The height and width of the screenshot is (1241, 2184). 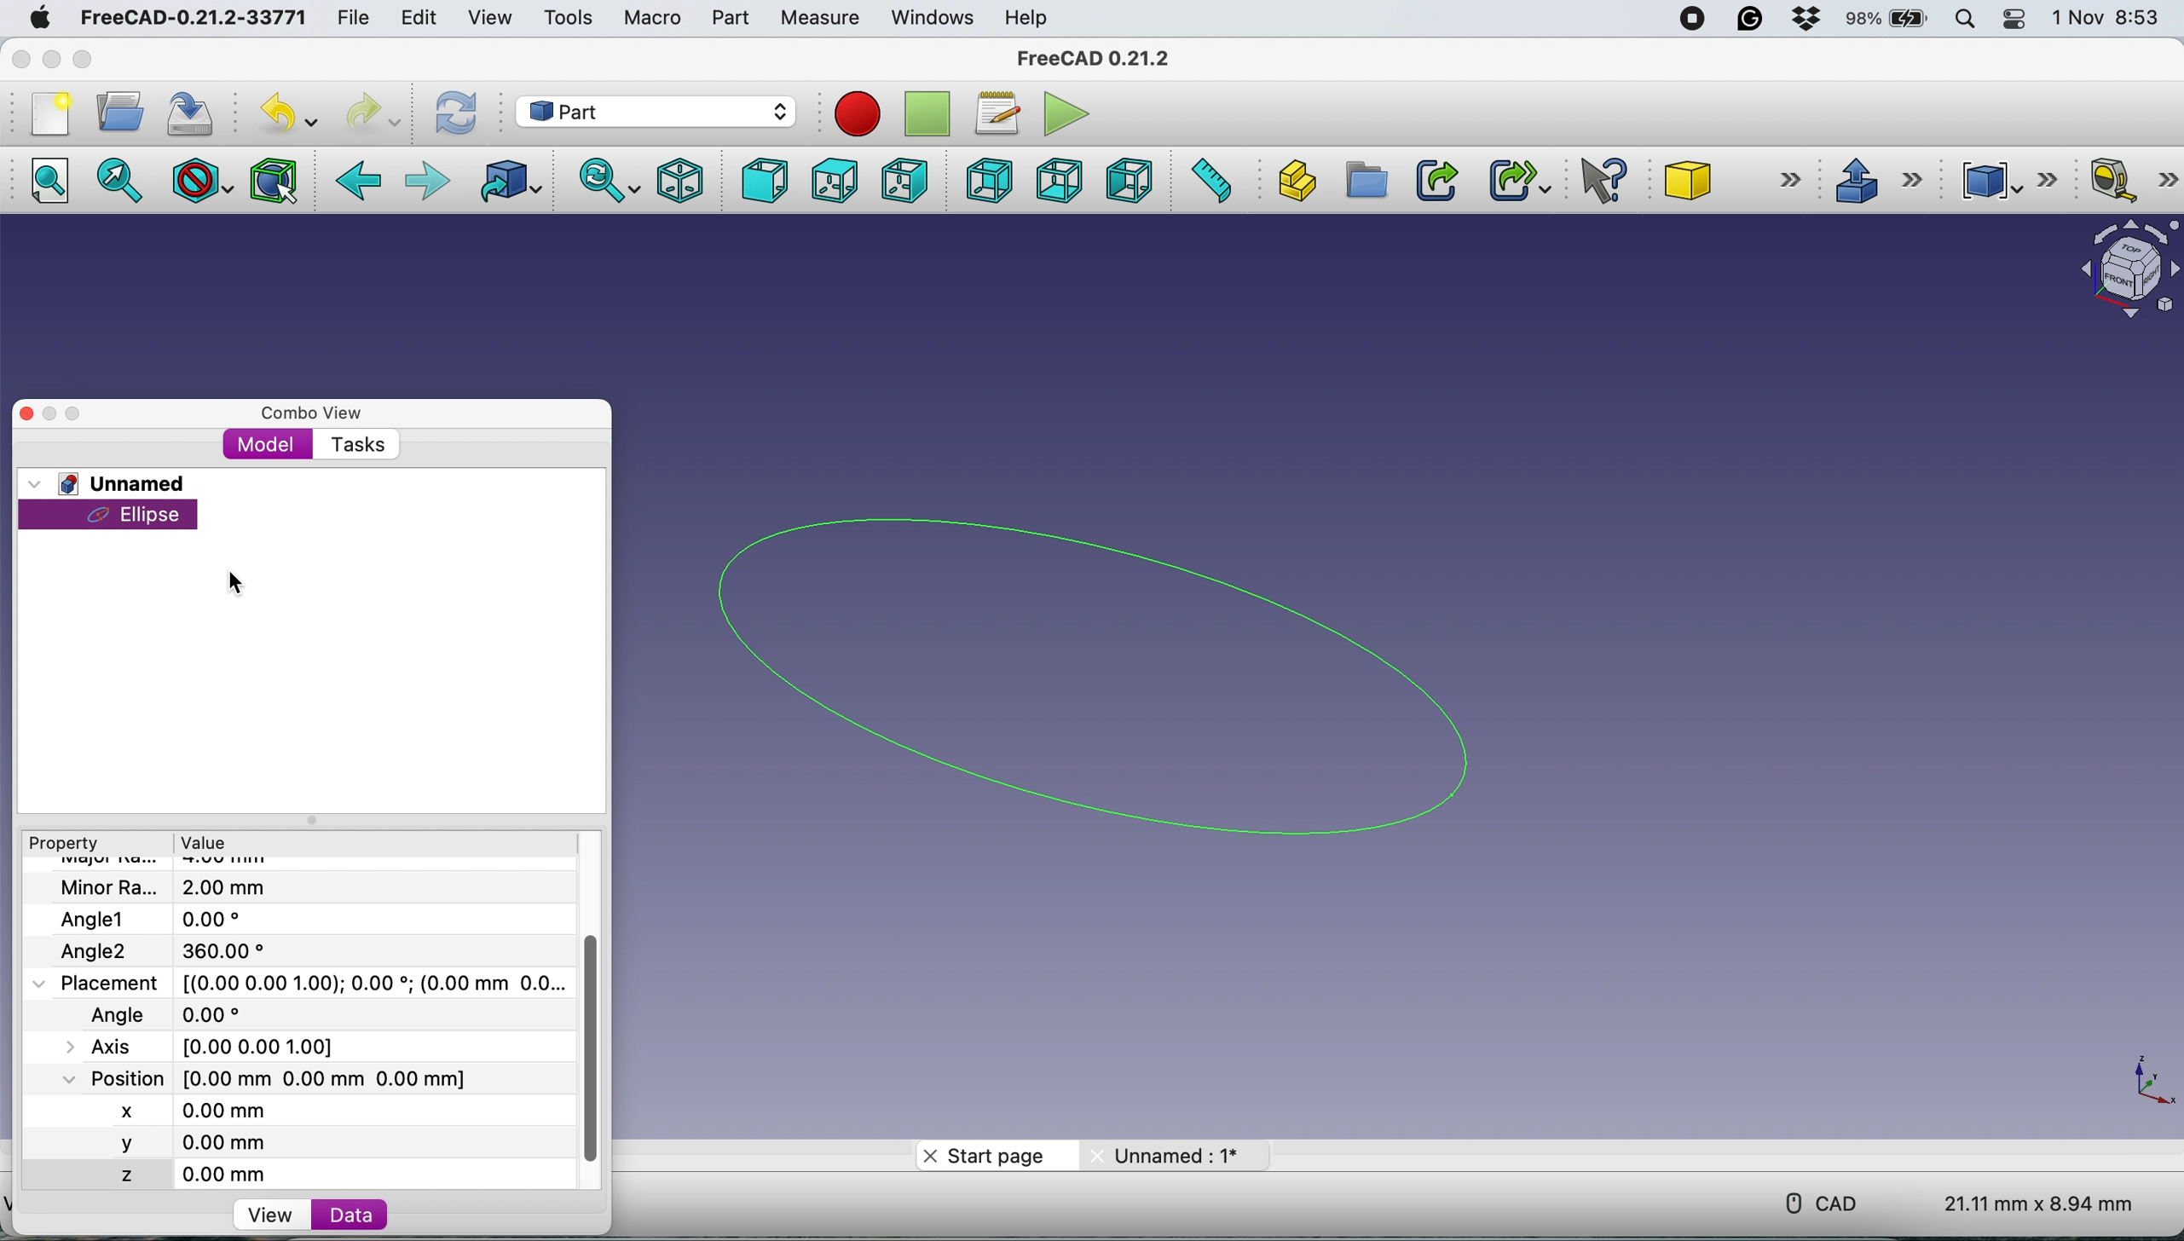 What do you see at coordinates (819, 20) in the screenshot?
I see `measure` at bounding box center [819, 20].